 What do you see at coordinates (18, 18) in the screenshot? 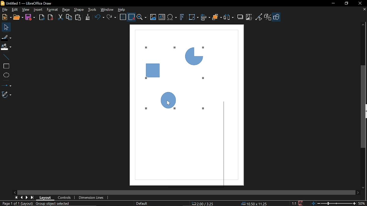
I see `Open` at bounding box center [18, 18].